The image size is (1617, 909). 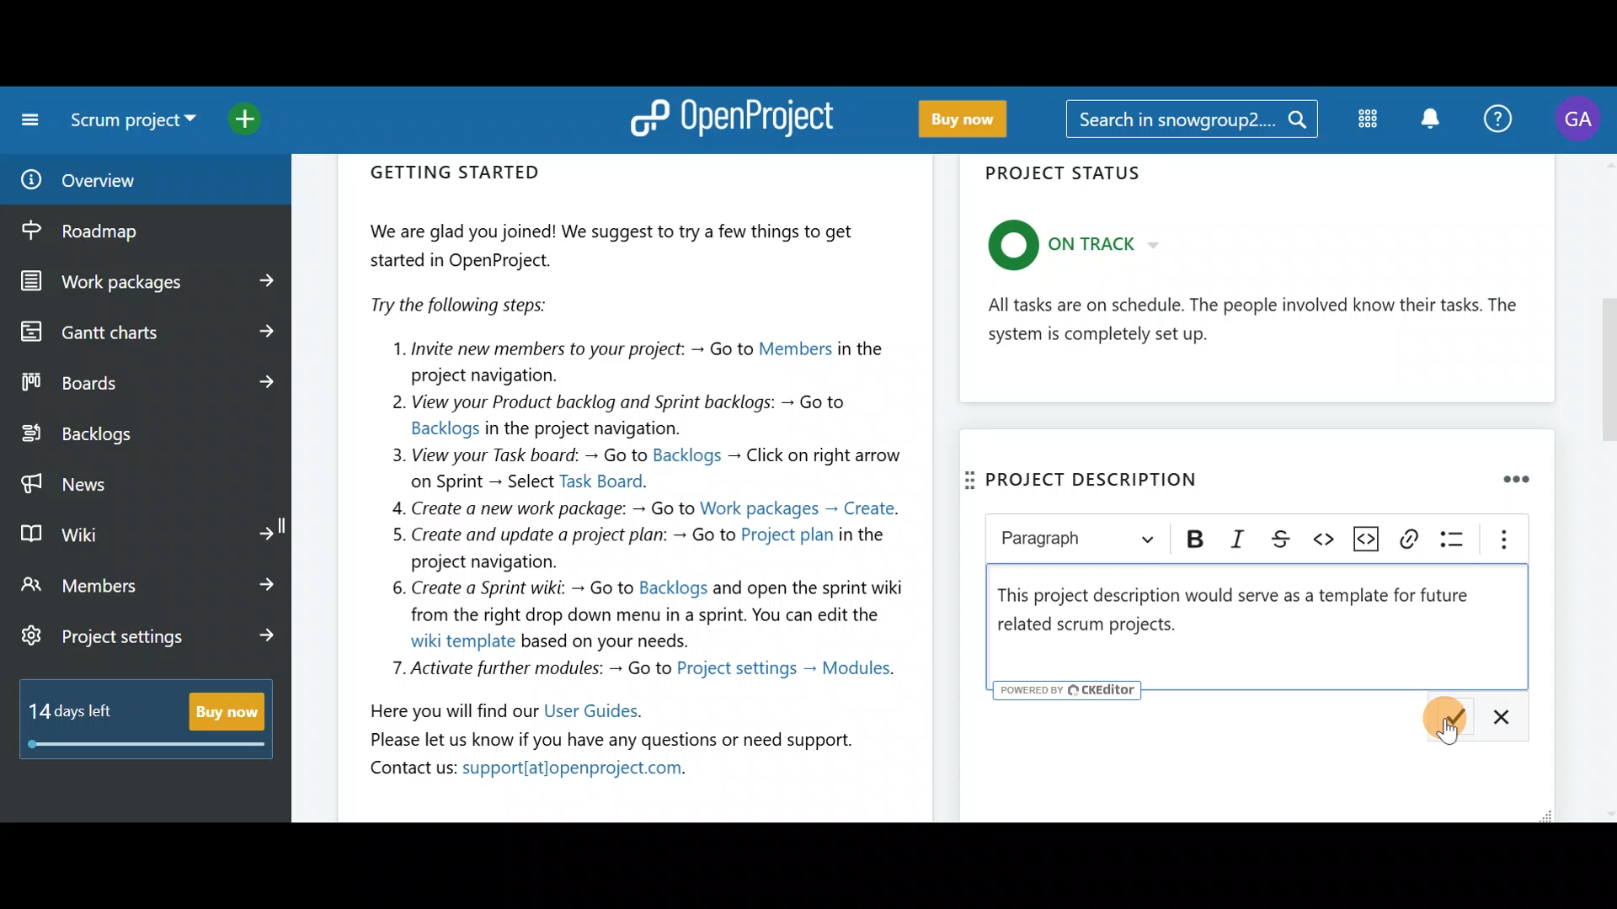 What do you see at coordinates (1501, 116) in the screenshot?
I see `Help` at bounding box center [1501, 116].